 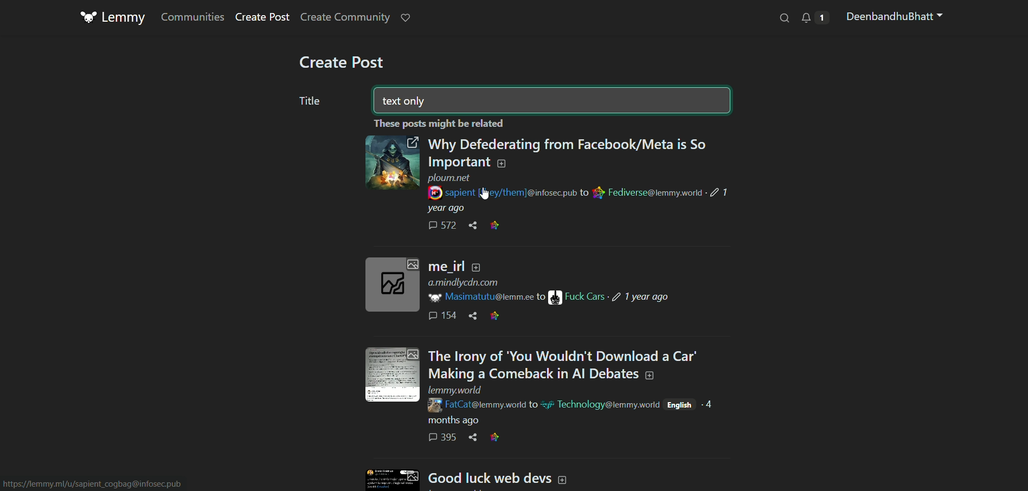 I want to click on Profile pic of FatCat, so click(x=434, y=405).